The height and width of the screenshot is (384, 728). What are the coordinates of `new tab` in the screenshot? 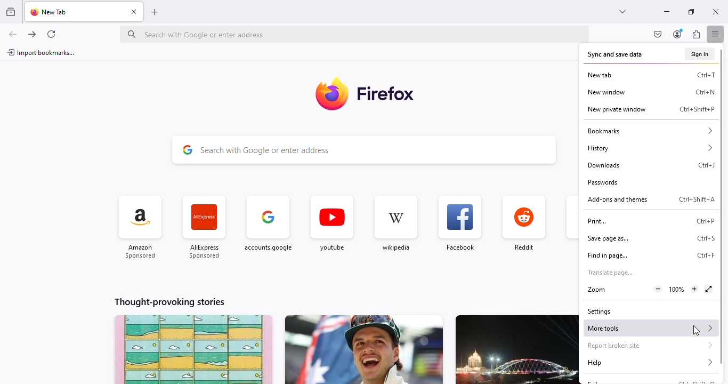 It's located at (599, 75).